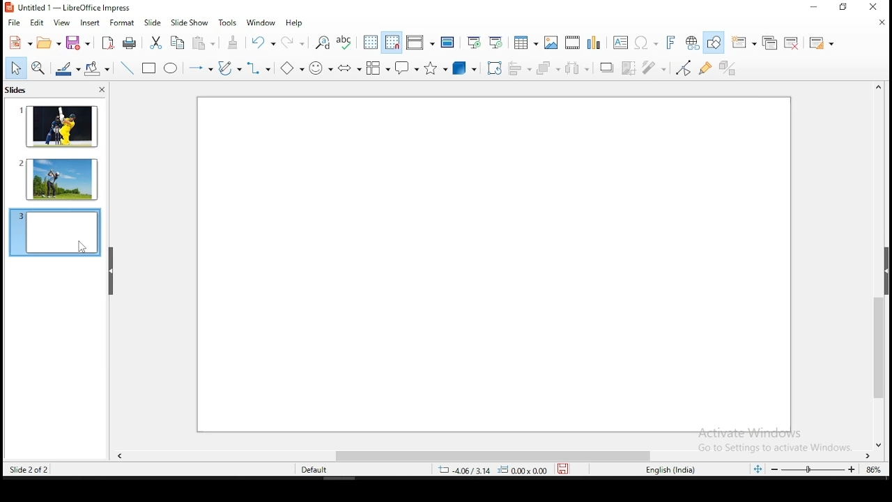 Image resolution: width=892 pixels, height=502 pixels. I want to click on insert, so click(89, 24).